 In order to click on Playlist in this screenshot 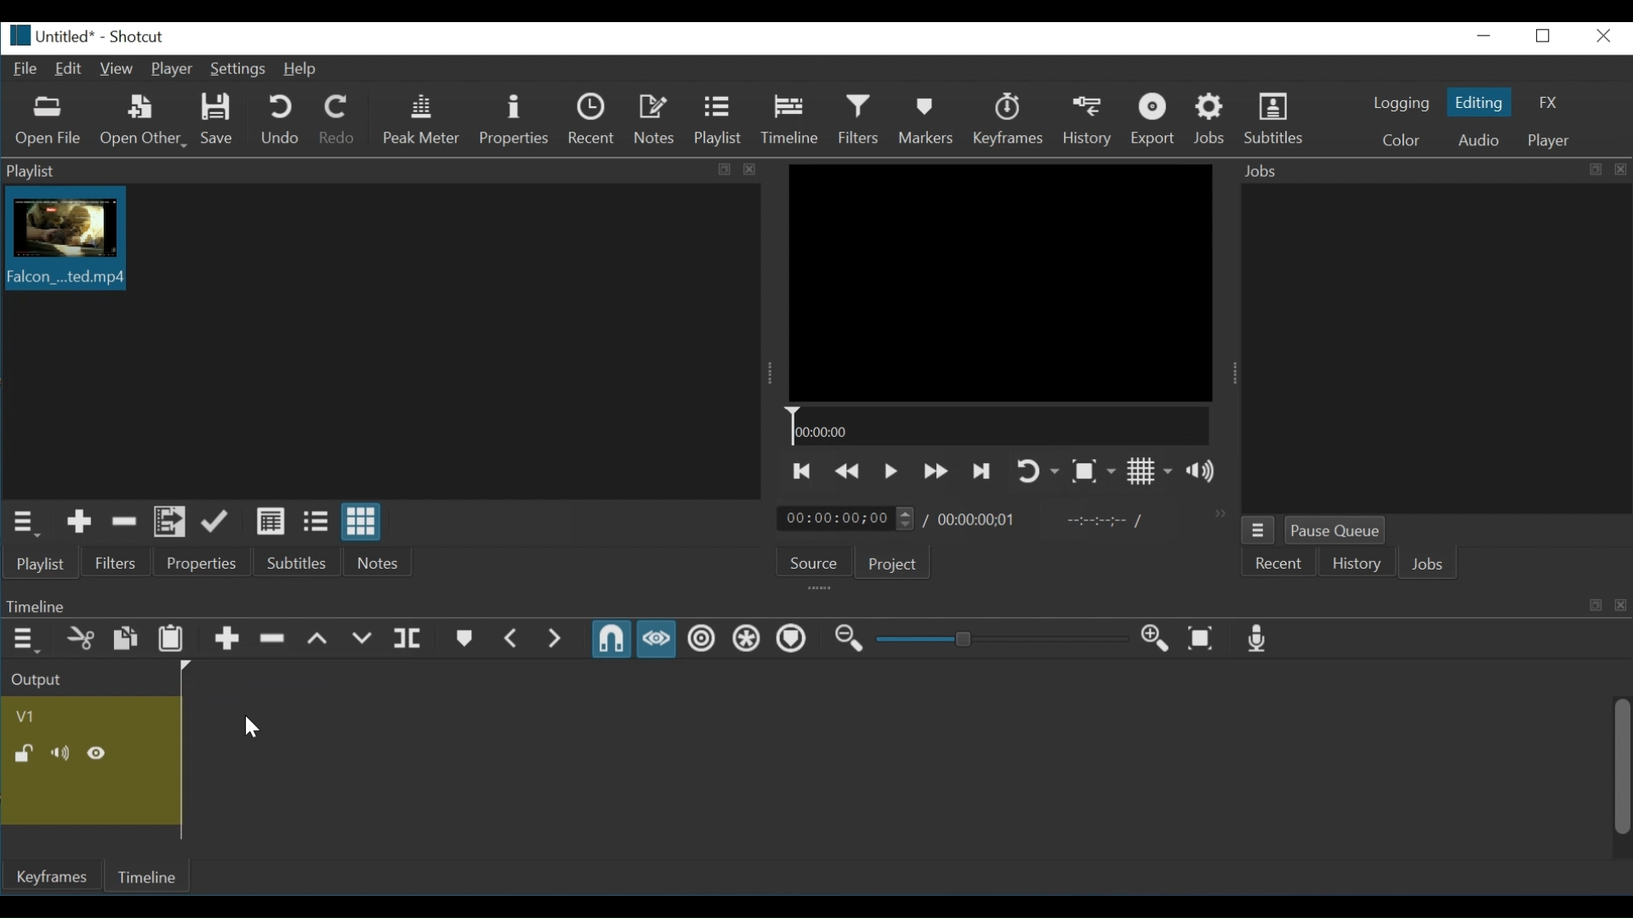, I will do `click(43, 563)`.